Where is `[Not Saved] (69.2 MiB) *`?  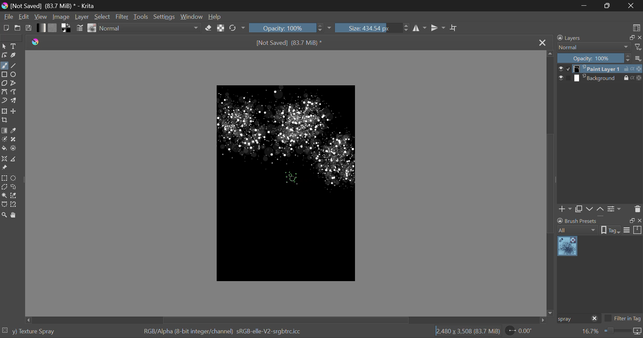 [Not Saved] (69.2 MiB) * is located at coordinates (289, 44).